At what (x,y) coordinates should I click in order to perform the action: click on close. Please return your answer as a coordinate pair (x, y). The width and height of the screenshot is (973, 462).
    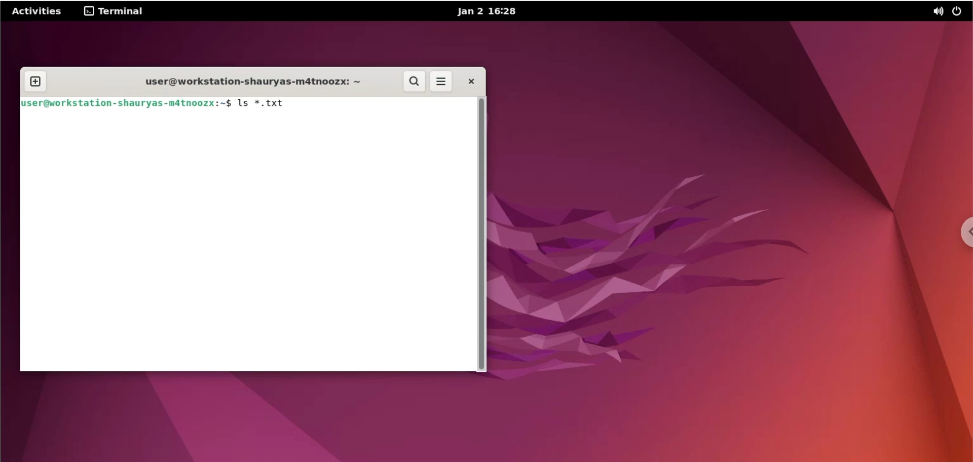
    Looking at the image, I should click on (470, 82).